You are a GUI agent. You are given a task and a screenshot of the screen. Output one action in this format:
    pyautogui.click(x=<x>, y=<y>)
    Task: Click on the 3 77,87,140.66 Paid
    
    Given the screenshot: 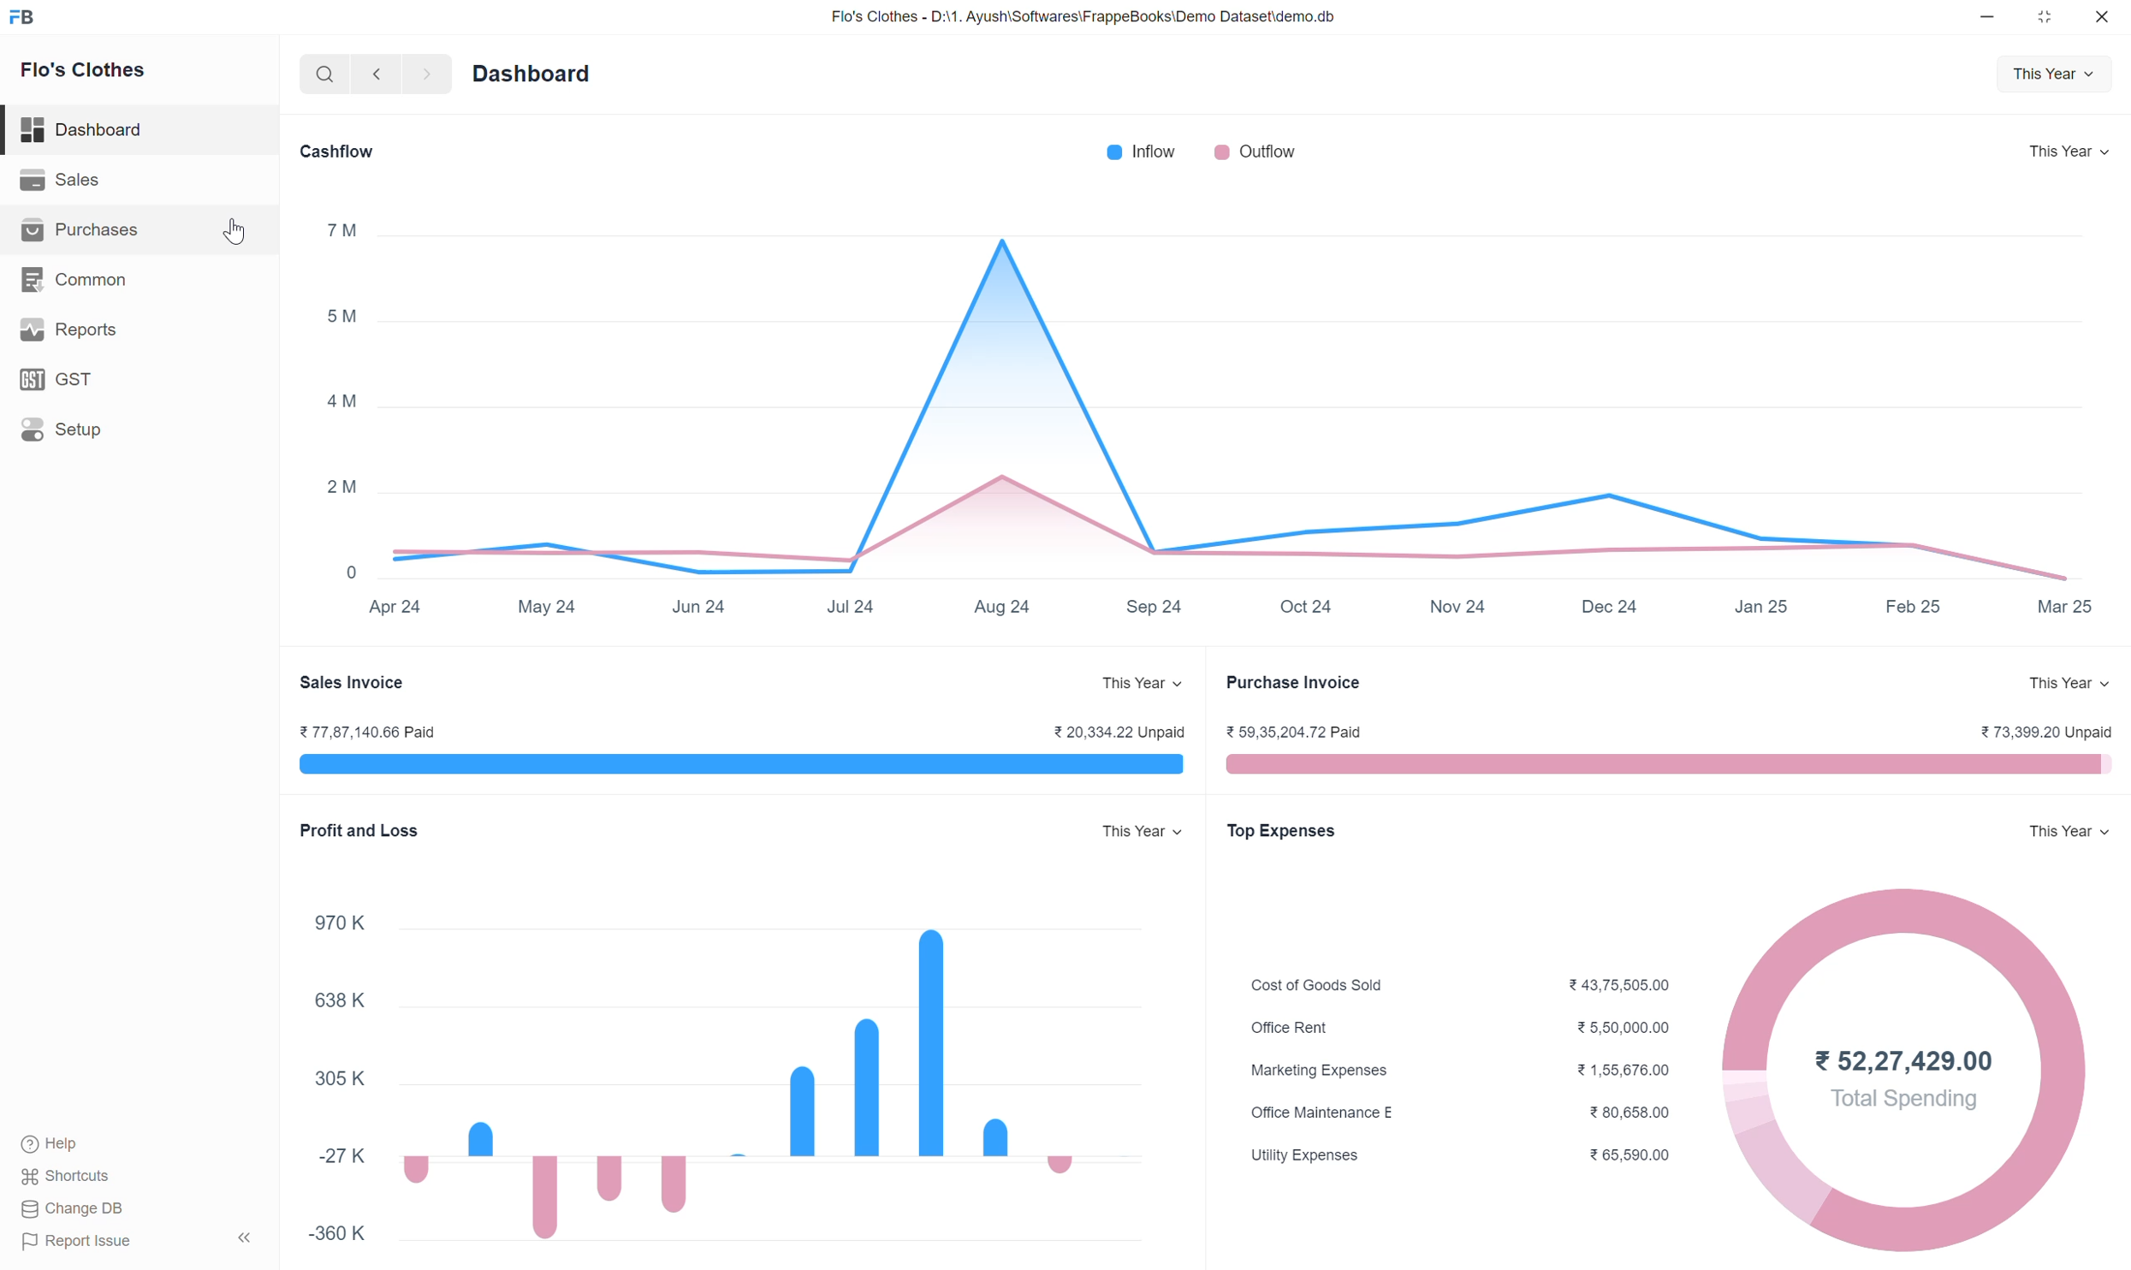 What is the action you would take?
    pyautogui.click(x=365, y=728)
    